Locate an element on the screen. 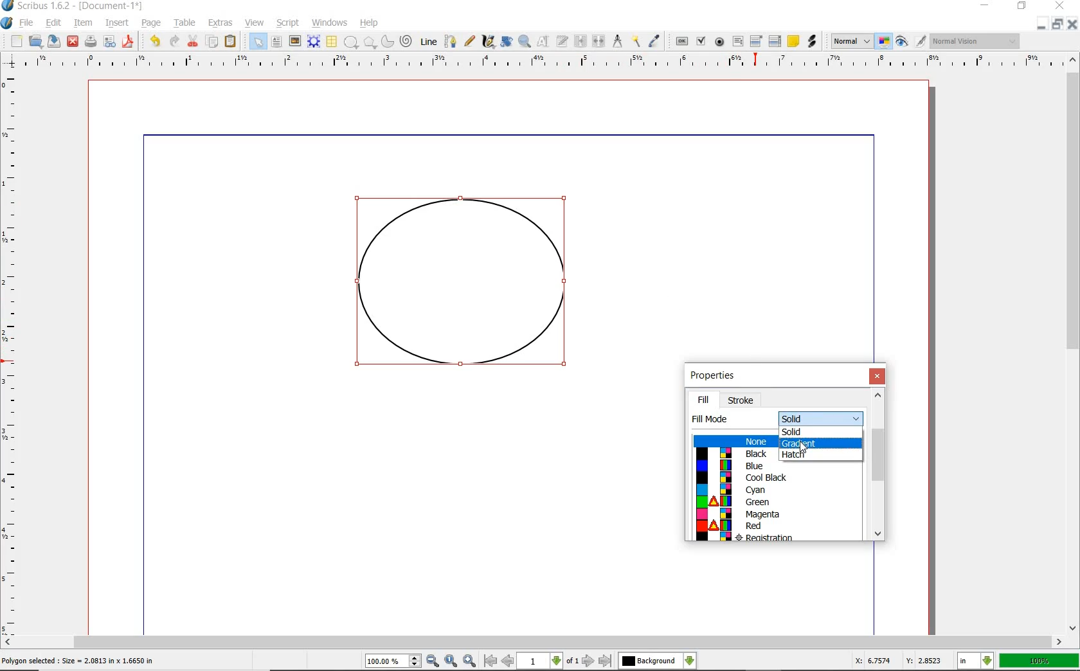 Image resolution: width=1080 pixels, height=671 pixels. color is located at coordinates (777, 502).